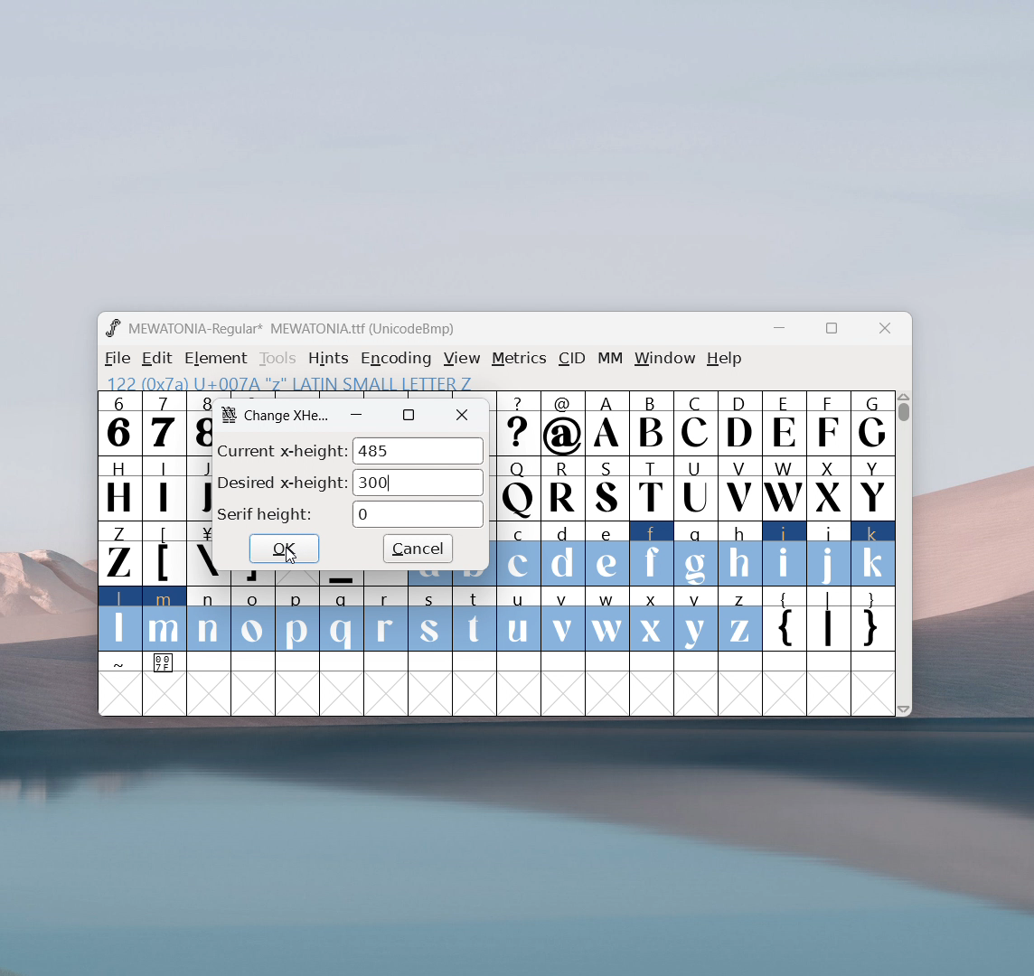 This screenshot has width=1034, height=976. I want to click on i, so click(785, 554).